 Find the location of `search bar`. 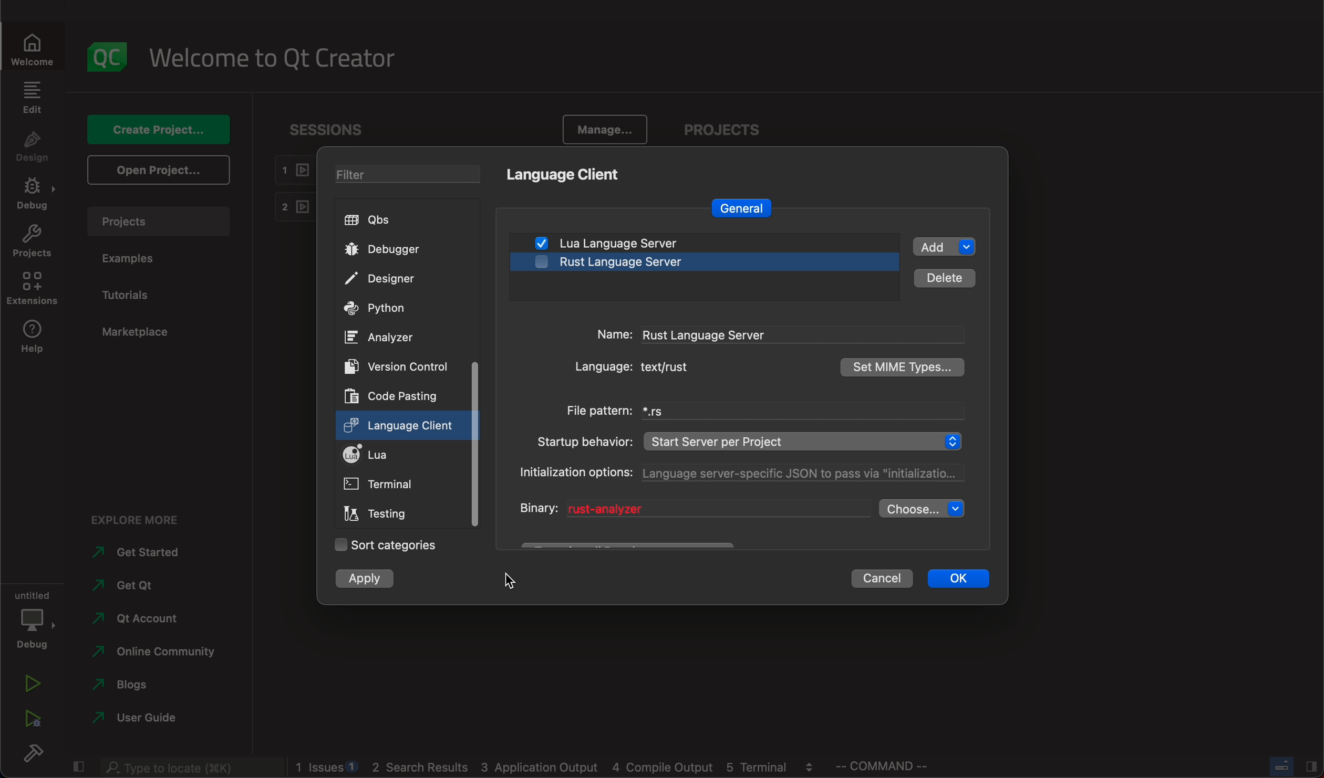

search bar is located at coordinates (187, 768).